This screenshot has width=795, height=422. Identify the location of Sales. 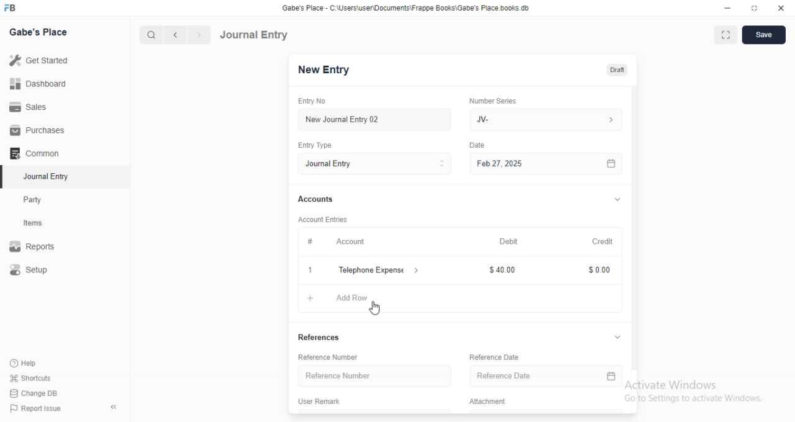
(30, 108).